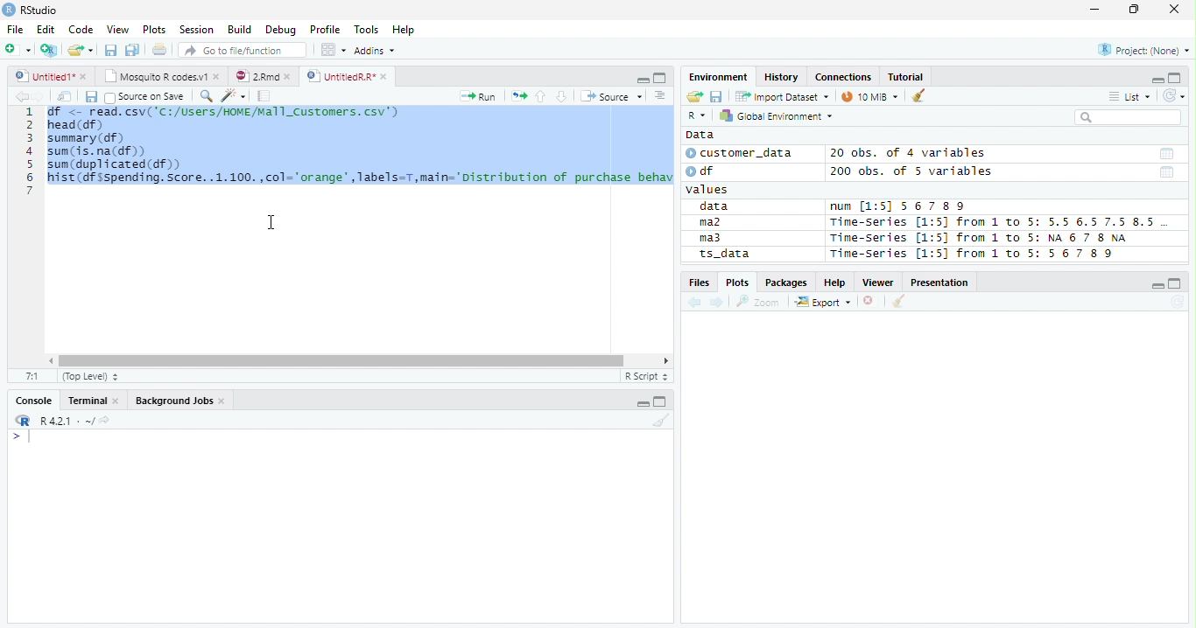 The image size is (1196, 628). What do you see at coordinates (898, 206) in the screenshot?
I see `num [1:5] 567 89` at bounding box center [898, 206].